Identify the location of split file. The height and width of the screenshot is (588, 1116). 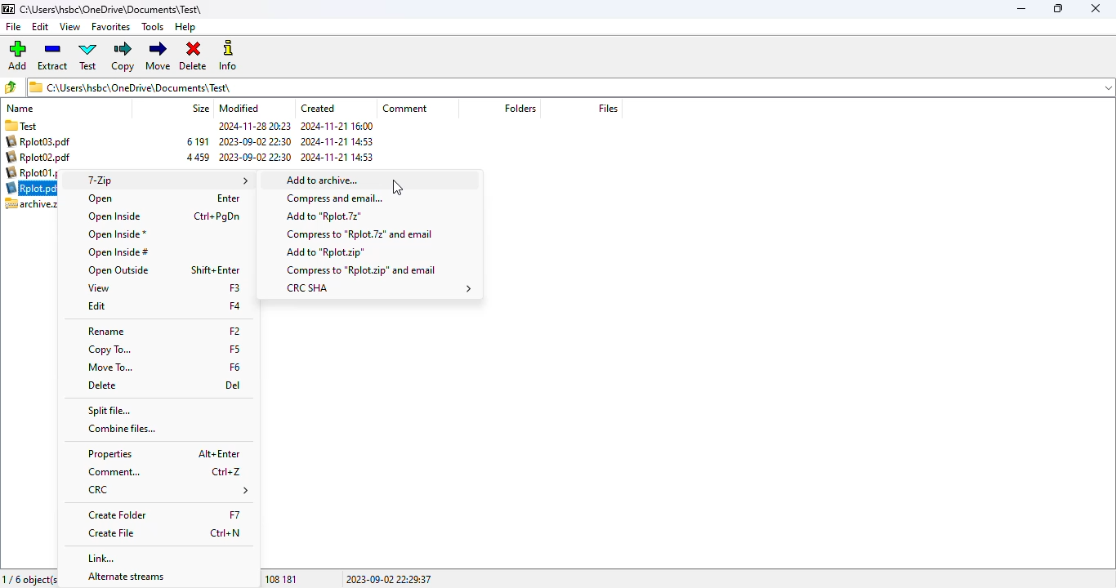
(109, 411).